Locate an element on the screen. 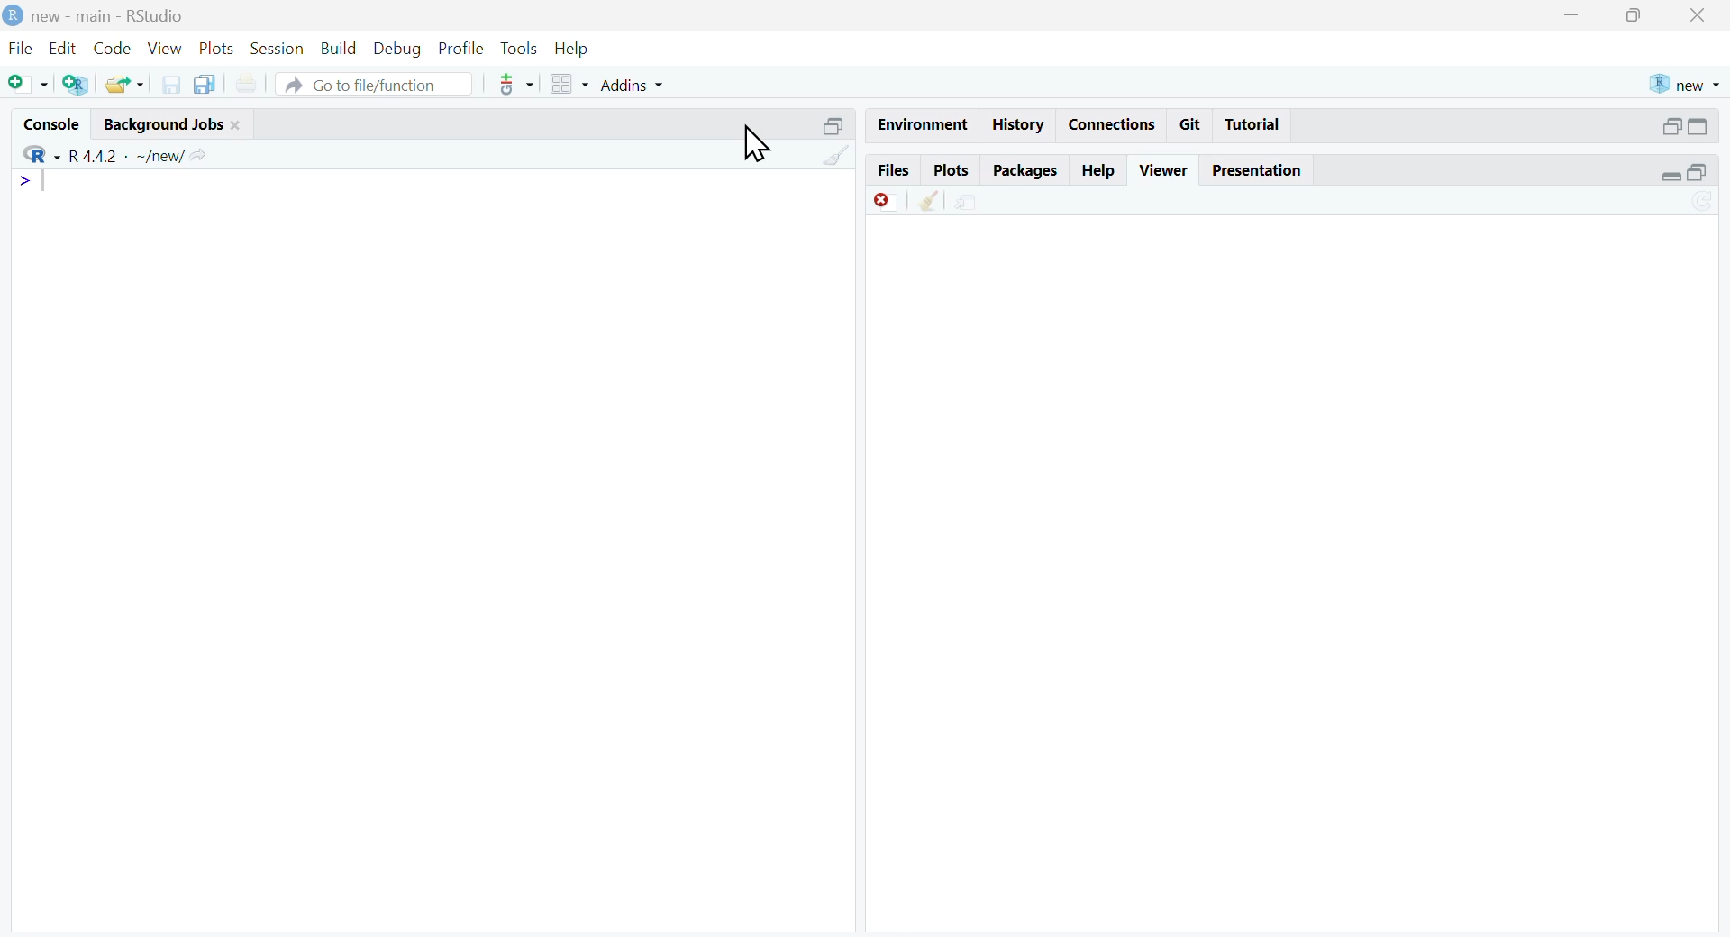 The height and width of the screenshot is (937, 1730). print is located at coordinates (249, 83).